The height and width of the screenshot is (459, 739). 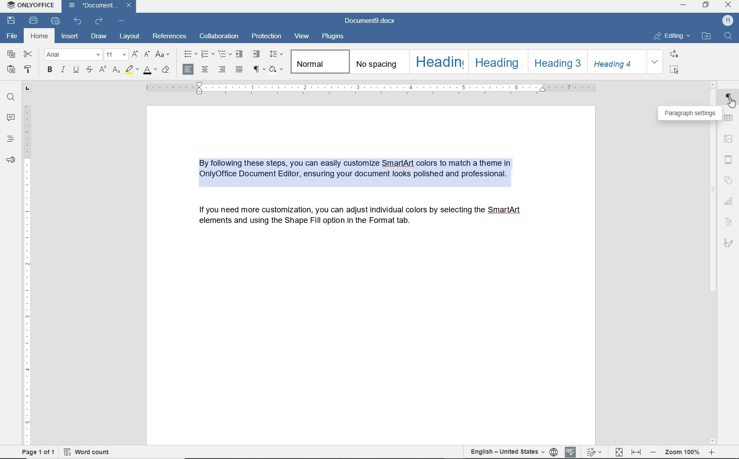 I want to click on increase indent, so click(x=256, y=53).